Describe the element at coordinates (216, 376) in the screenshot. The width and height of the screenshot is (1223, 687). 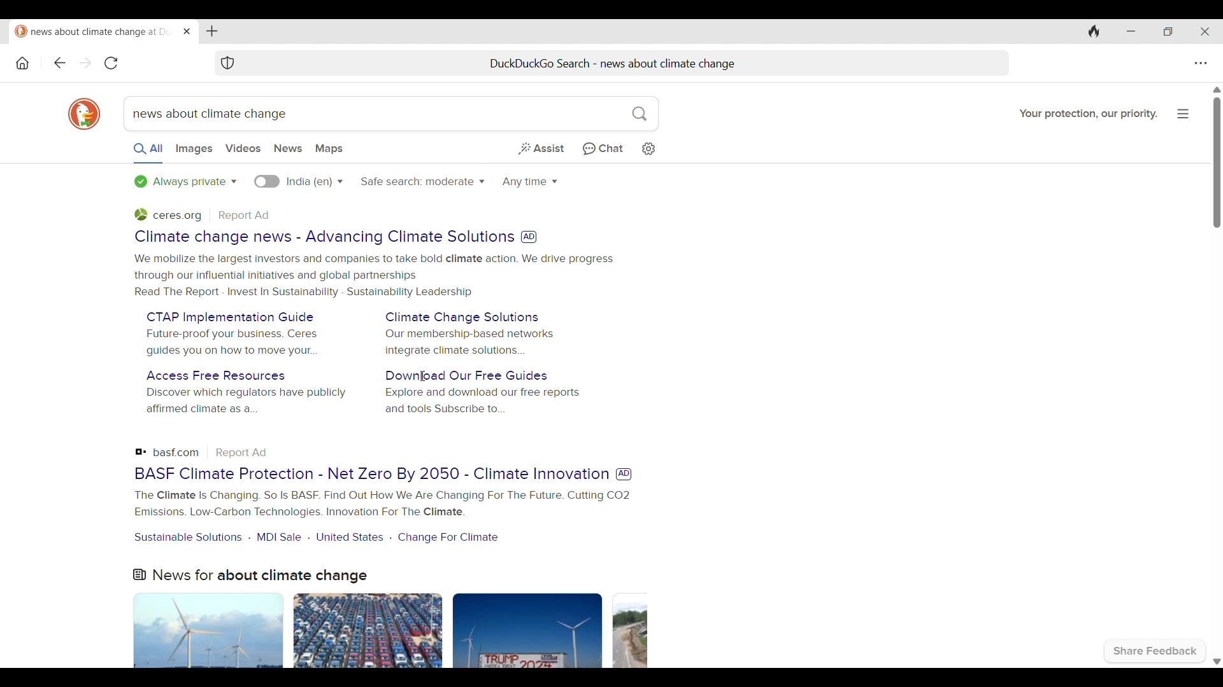
I see `Access free resources` at that location.